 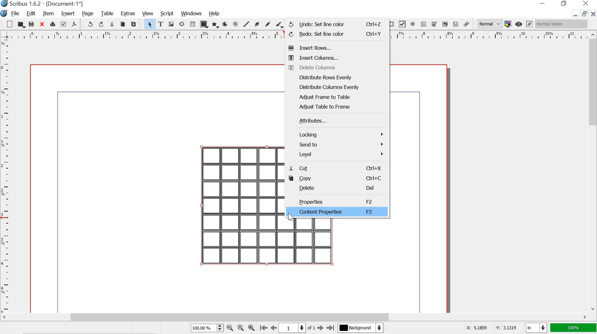 What do you see at coordinates (593, 14) in the screenshot?
I see `close` at bounding box center [593, 14].